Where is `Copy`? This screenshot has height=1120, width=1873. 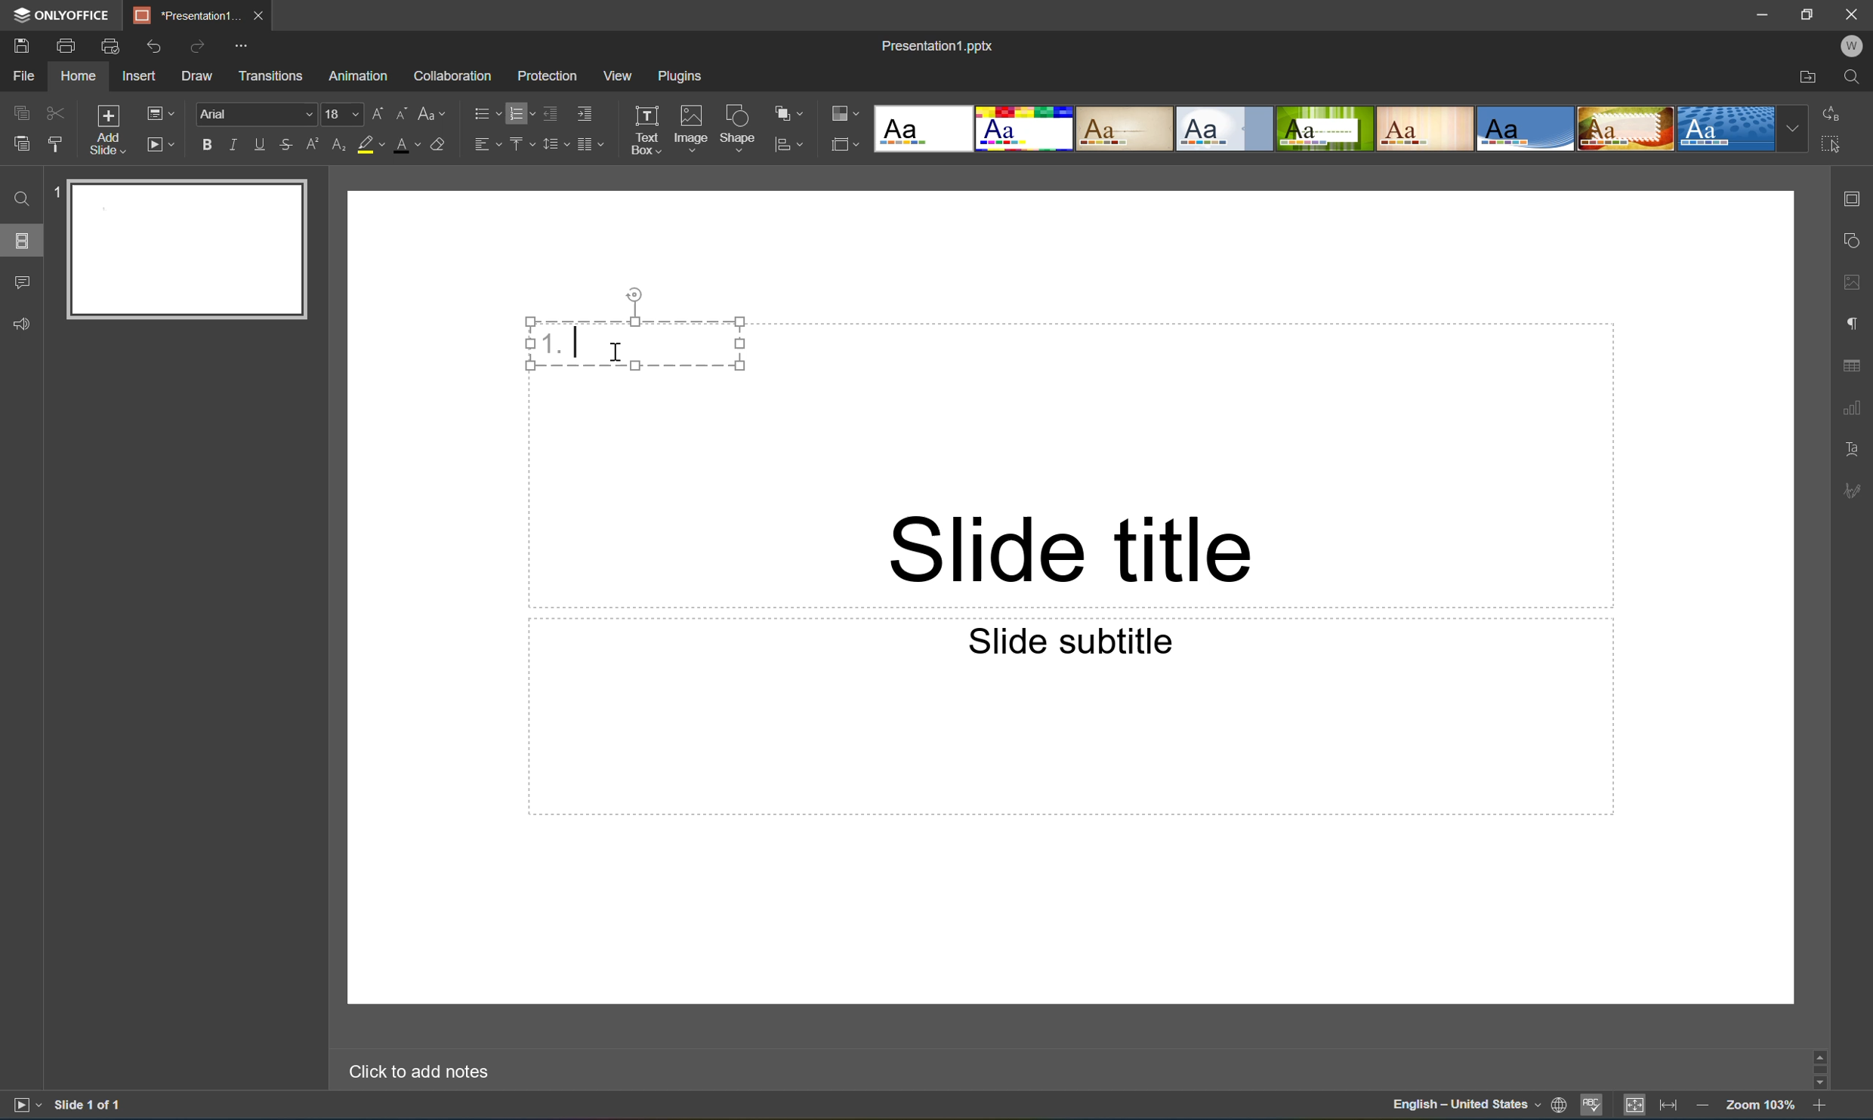
Copy is located at coordinates (19, 108).